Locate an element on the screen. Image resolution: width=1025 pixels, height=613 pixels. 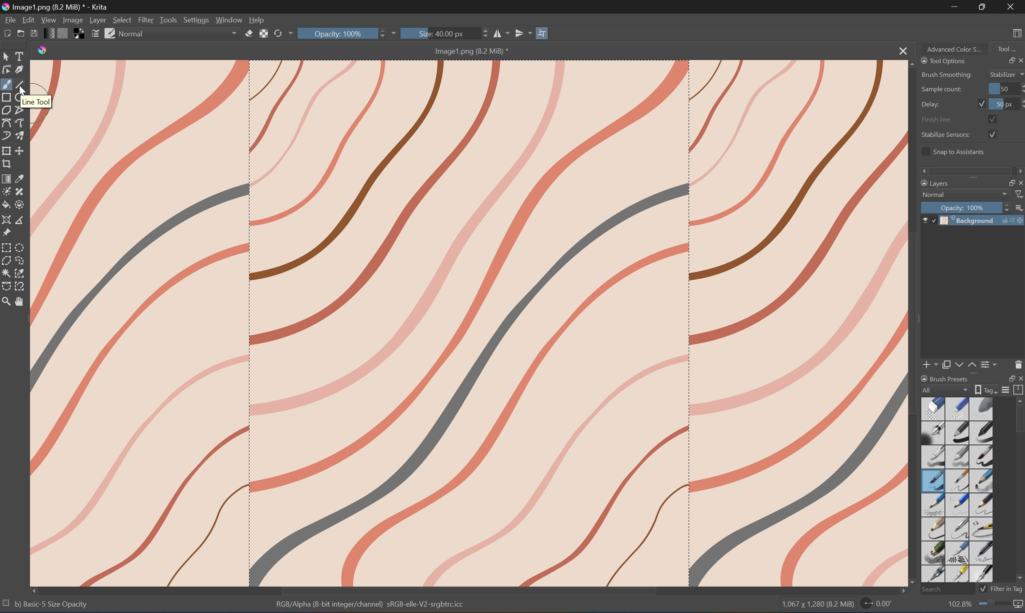
No selection is located at coordinates (7, 605).